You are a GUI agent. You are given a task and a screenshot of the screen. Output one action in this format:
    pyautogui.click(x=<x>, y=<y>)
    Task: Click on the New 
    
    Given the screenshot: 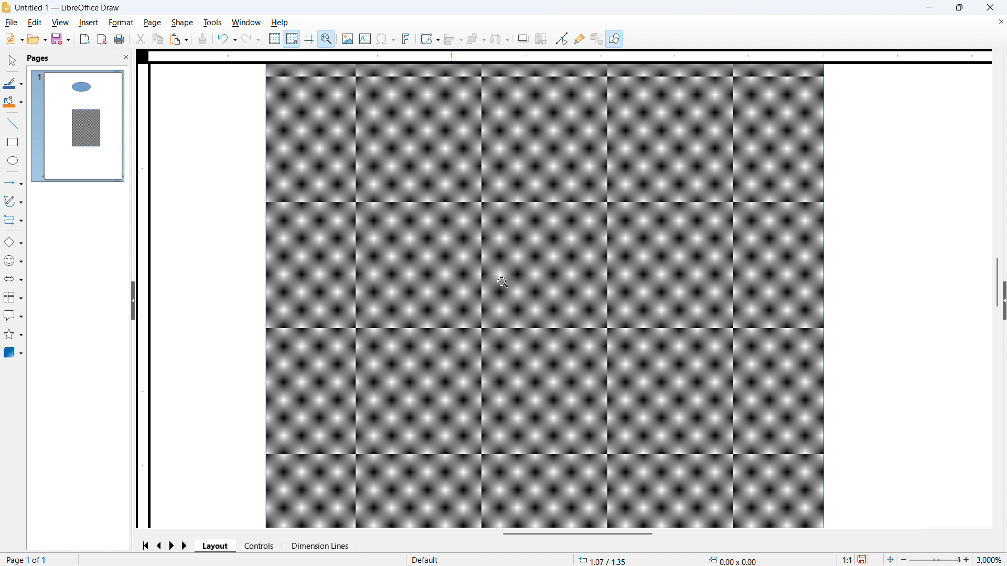 What is the action you would take?
    pyautogui.click(x=13, y=39)
    